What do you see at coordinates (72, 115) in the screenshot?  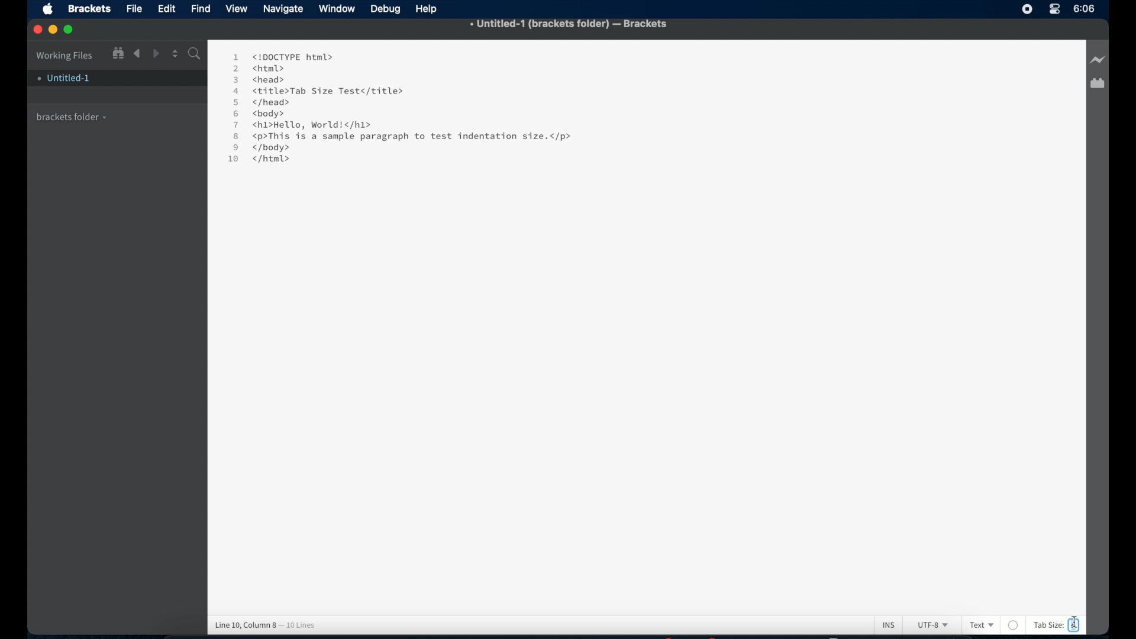 I see `brackets folder` at bounding box center [72, 115].